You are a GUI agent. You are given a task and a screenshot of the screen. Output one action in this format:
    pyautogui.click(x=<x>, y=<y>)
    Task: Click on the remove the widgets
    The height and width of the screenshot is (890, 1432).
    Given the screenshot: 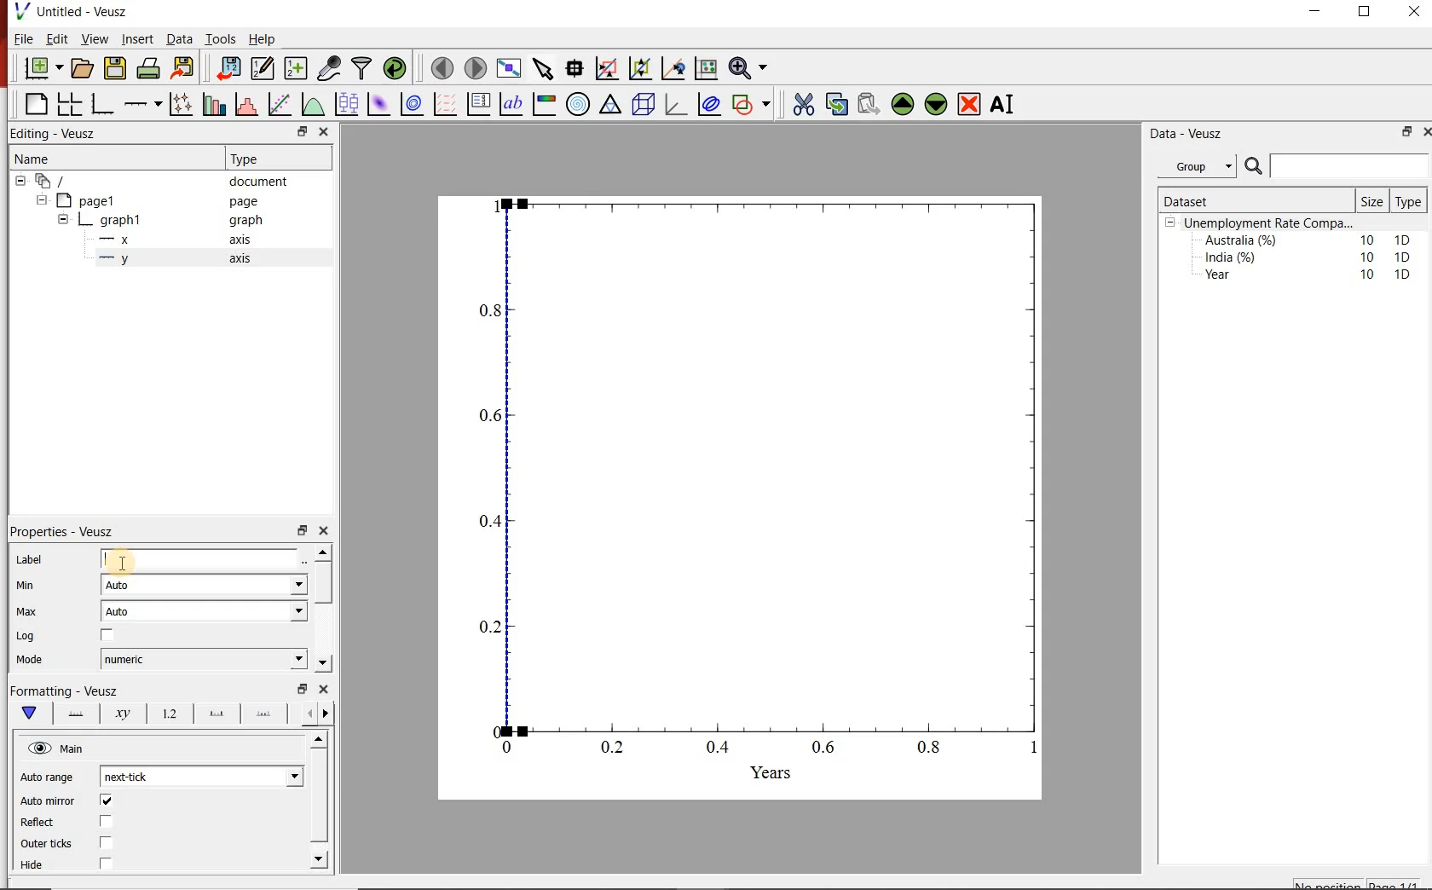 What is the action you would take?
    pyautogui.click(x=969, y=104)
    